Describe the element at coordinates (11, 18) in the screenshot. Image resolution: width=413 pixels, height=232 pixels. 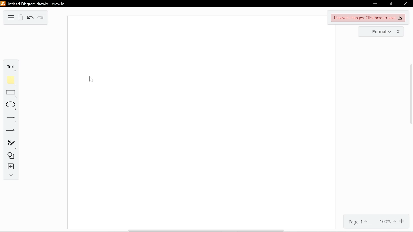
I see `diagram` at that location.